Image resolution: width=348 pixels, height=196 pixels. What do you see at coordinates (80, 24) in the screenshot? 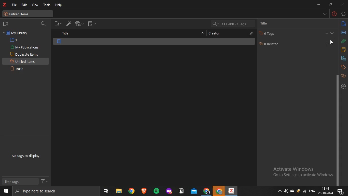
I see `new attachment` at bounding box center [80, 24].